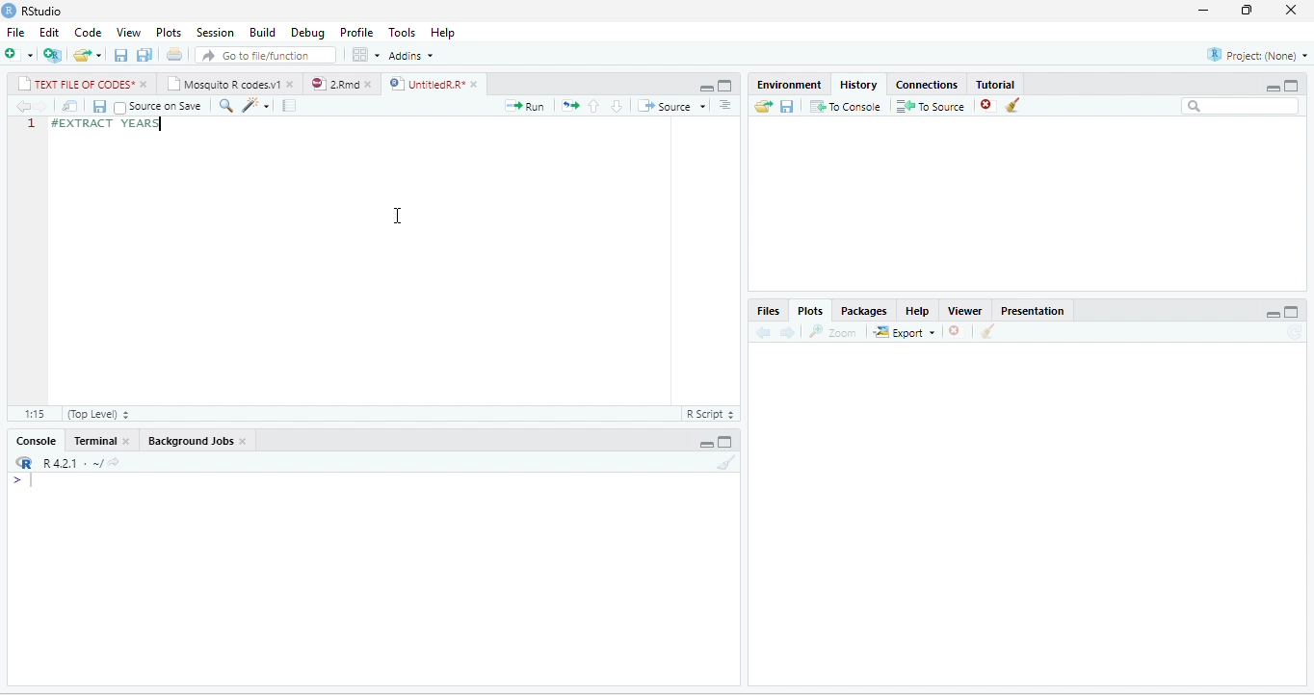 Image resolution: width=1314 pixels, height=695 pixels. What do you see at coordinates (1240, 107) in the screenshot?
I see `search bar` at bounding box center [1240, 107].